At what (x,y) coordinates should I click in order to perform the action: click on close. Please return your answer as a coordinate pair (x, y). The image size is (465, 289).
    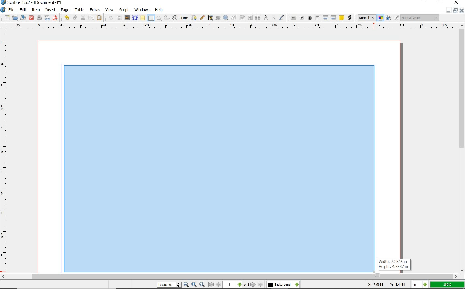
    Looking at the image, I should click on (456, 3).